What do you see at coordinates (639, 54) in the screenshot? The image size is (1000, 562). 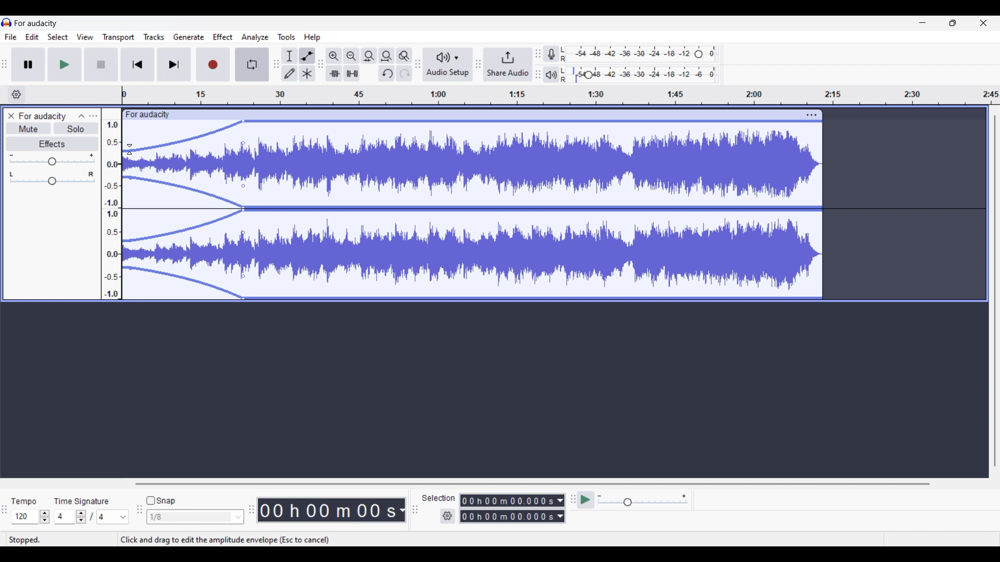 I see `Recording level` at bounding box center [639, 54].